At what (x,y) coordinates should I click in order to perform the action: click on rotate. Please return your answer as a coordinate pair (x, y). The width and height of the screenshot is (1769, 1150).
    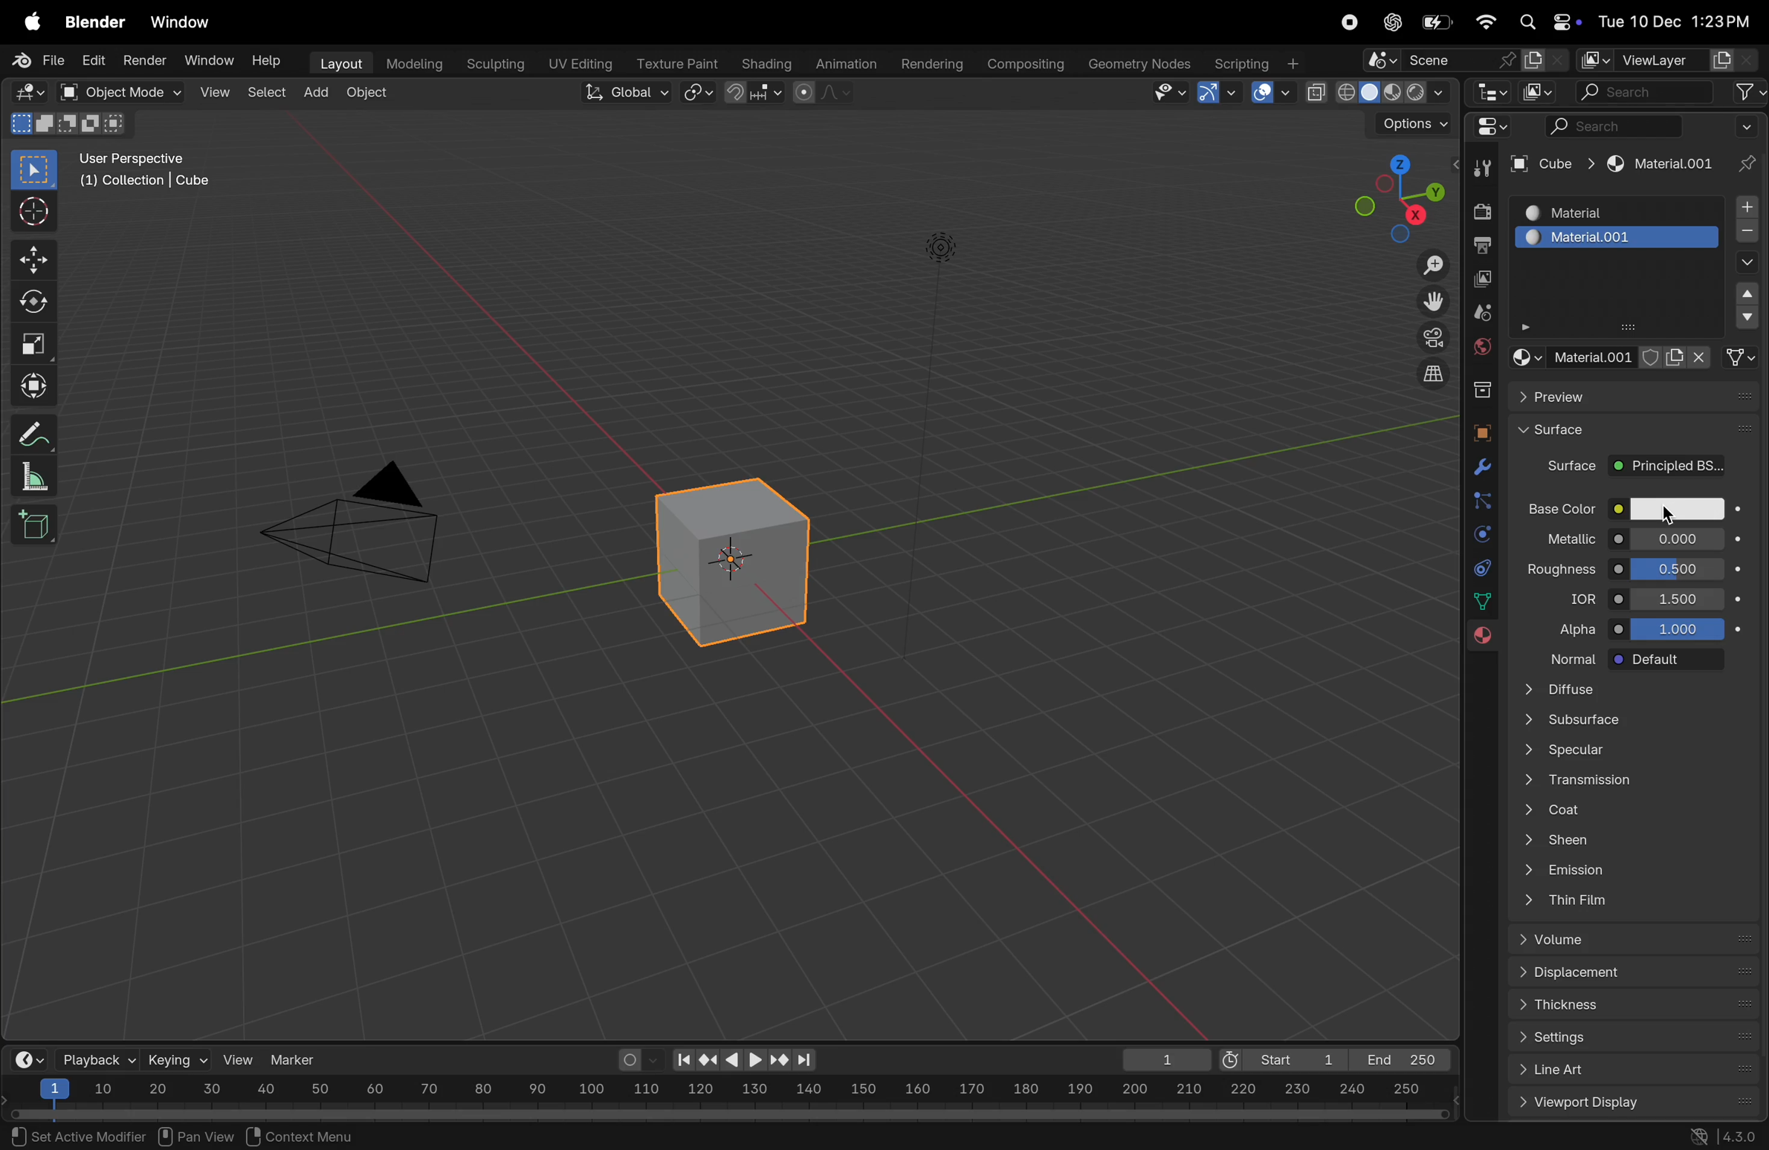
    Looking at the image, I should click on (30, 302).